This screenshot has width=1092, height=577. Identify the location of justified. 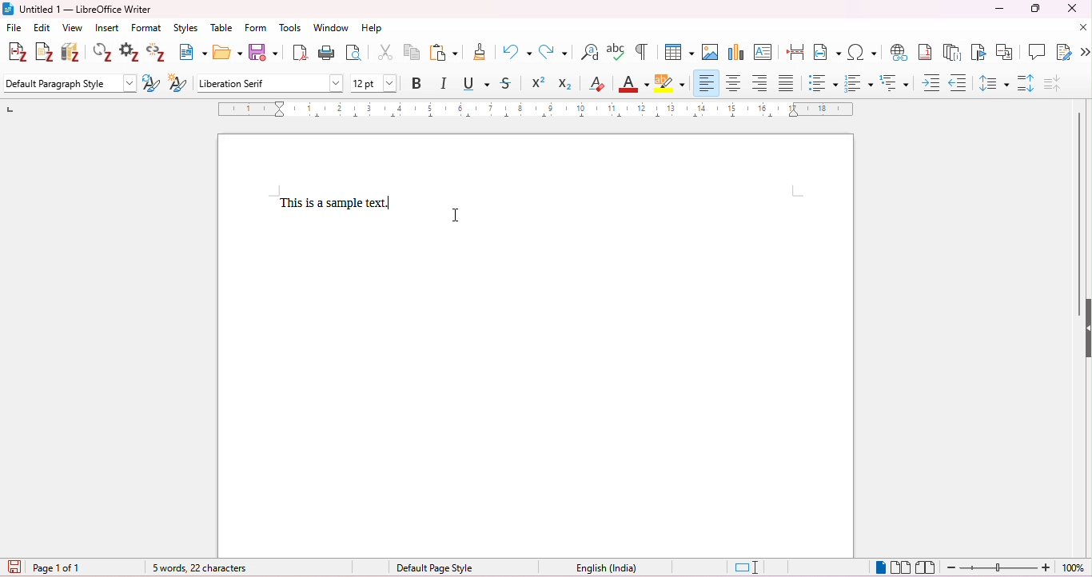
(787, 84).